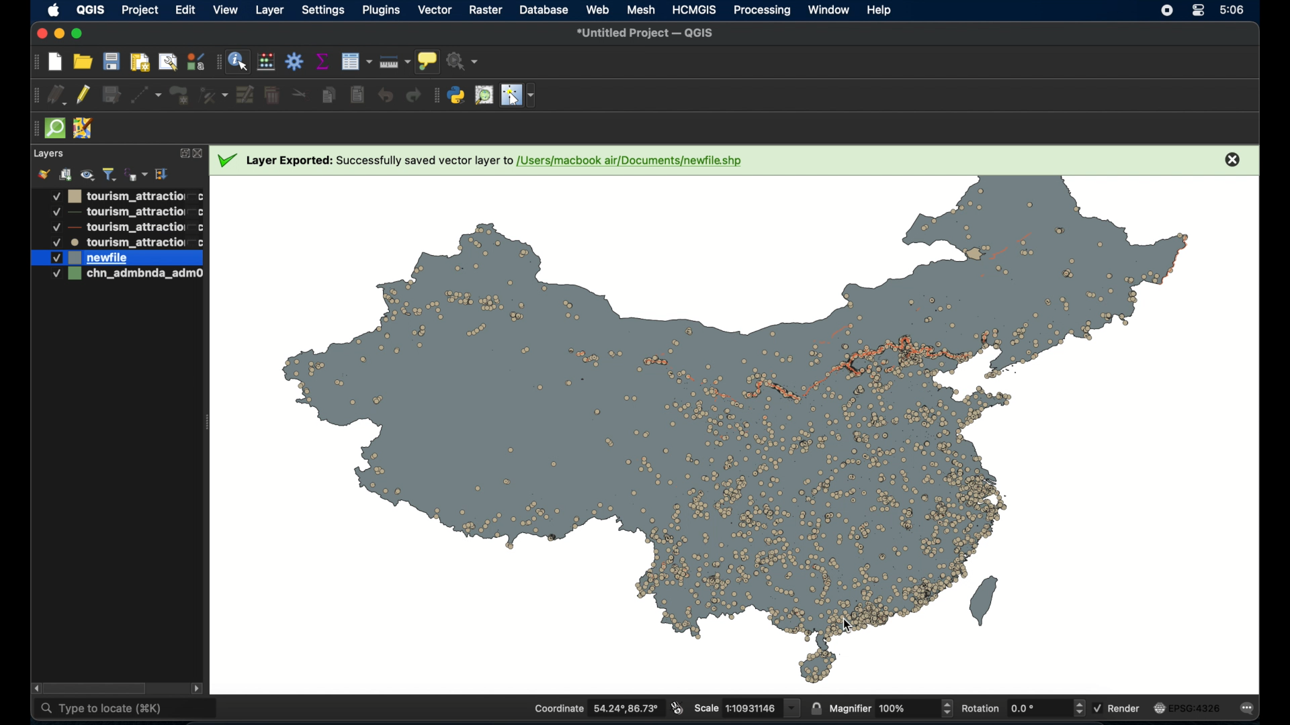 The height and width of the screenshot is (725, 1290). What do you see at coordinates (640, 10) in the screenshot?
I see `mesh` at bounding box center [640, 10].